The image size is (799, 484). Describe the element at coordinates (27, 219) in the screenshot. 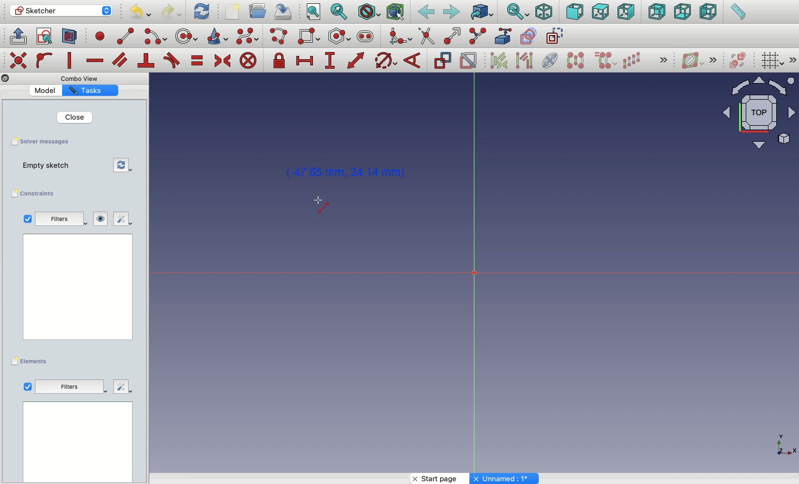

I see `Checkbox` at that location.